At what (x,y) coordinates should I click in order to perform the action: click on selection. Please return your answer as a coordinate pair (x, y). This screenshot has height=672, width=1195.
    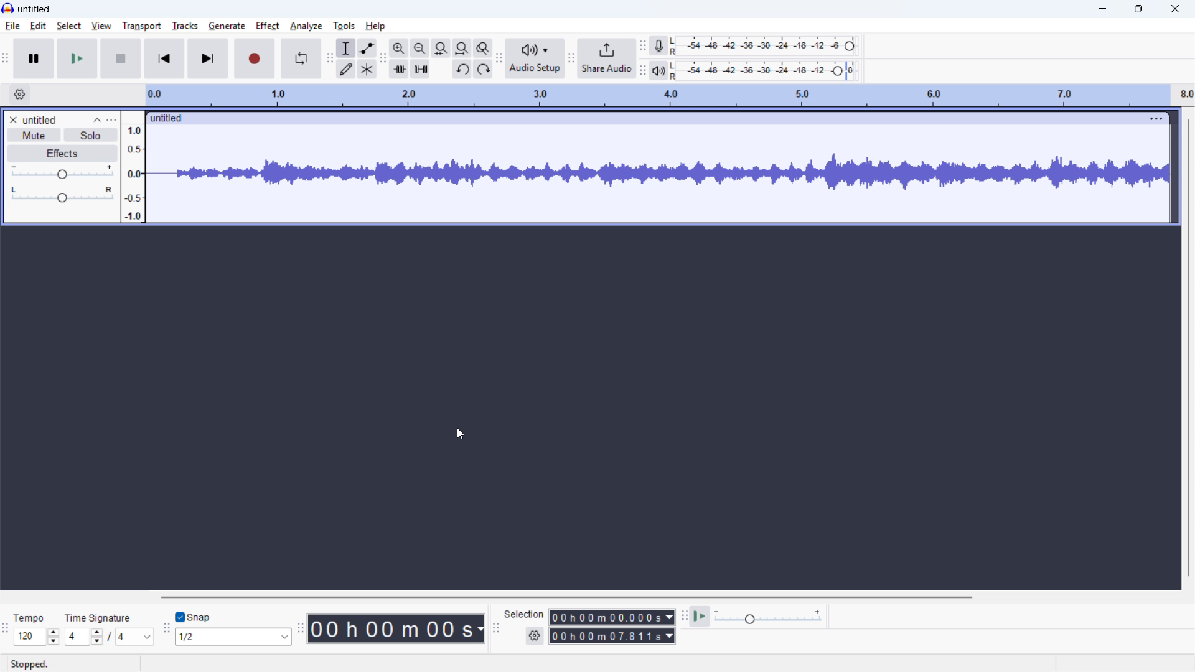
    Looking at the image, I should click on (524, 614).